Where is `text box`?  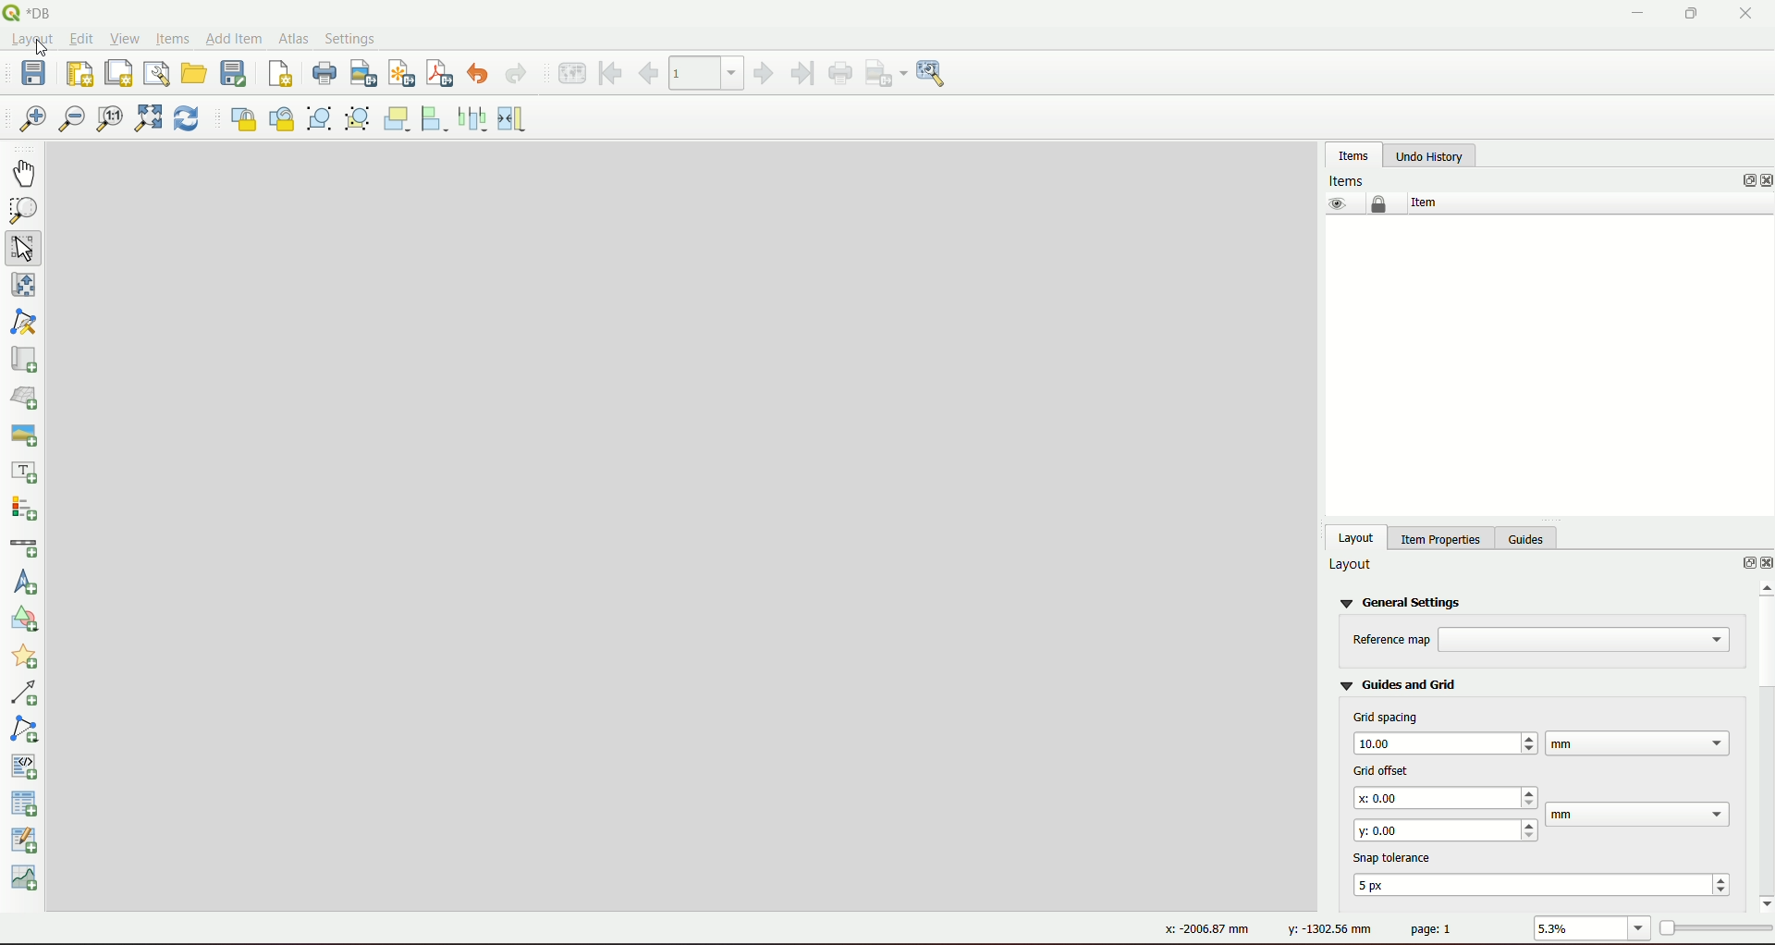 text box is located at coordinates (1446, 828).